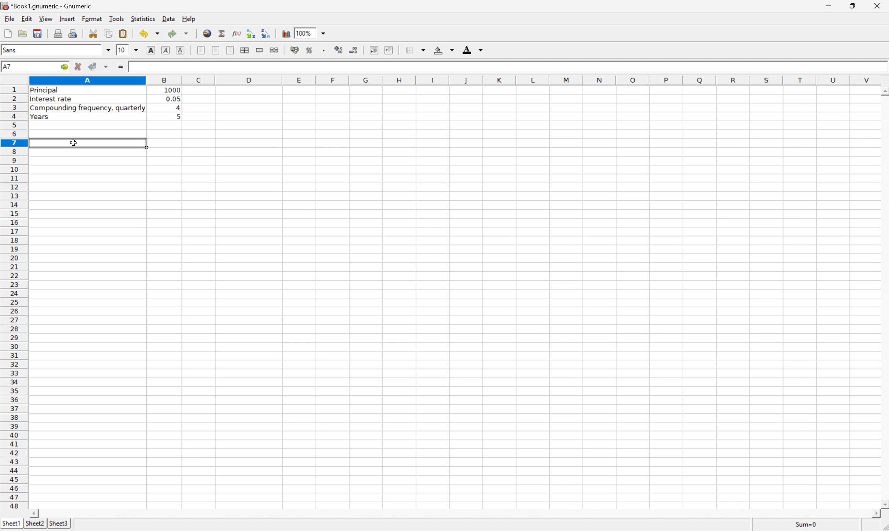  What do you see at coordinates (830, 6) in the screenshot?
I see `minimize` at bounding box center [830, 6].